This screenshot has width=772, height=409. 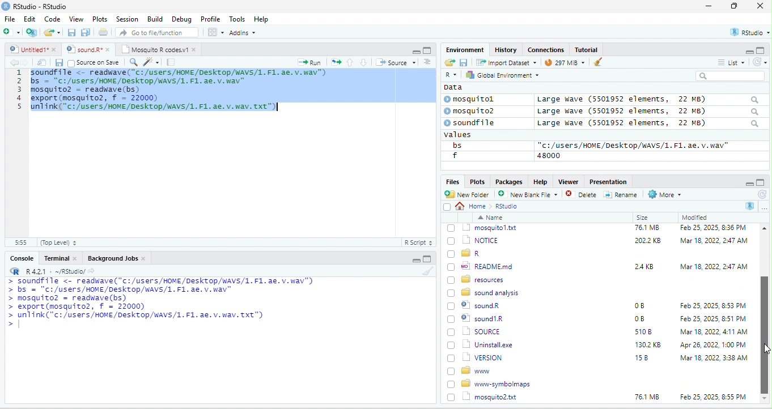 I want to click on RStudio, so click(x=36, y=6).